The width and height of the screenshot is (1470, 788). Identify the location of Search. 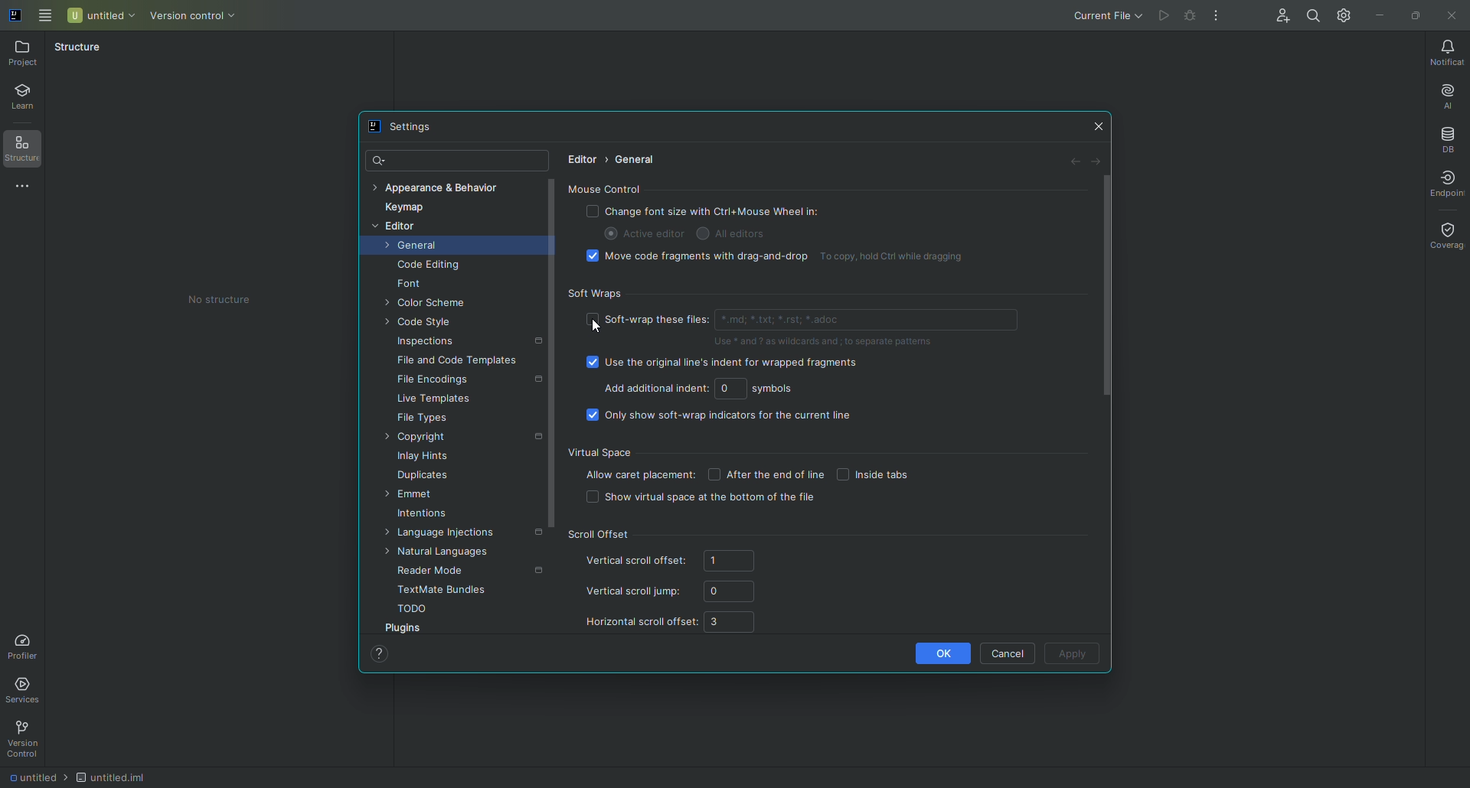
(1314, 16).